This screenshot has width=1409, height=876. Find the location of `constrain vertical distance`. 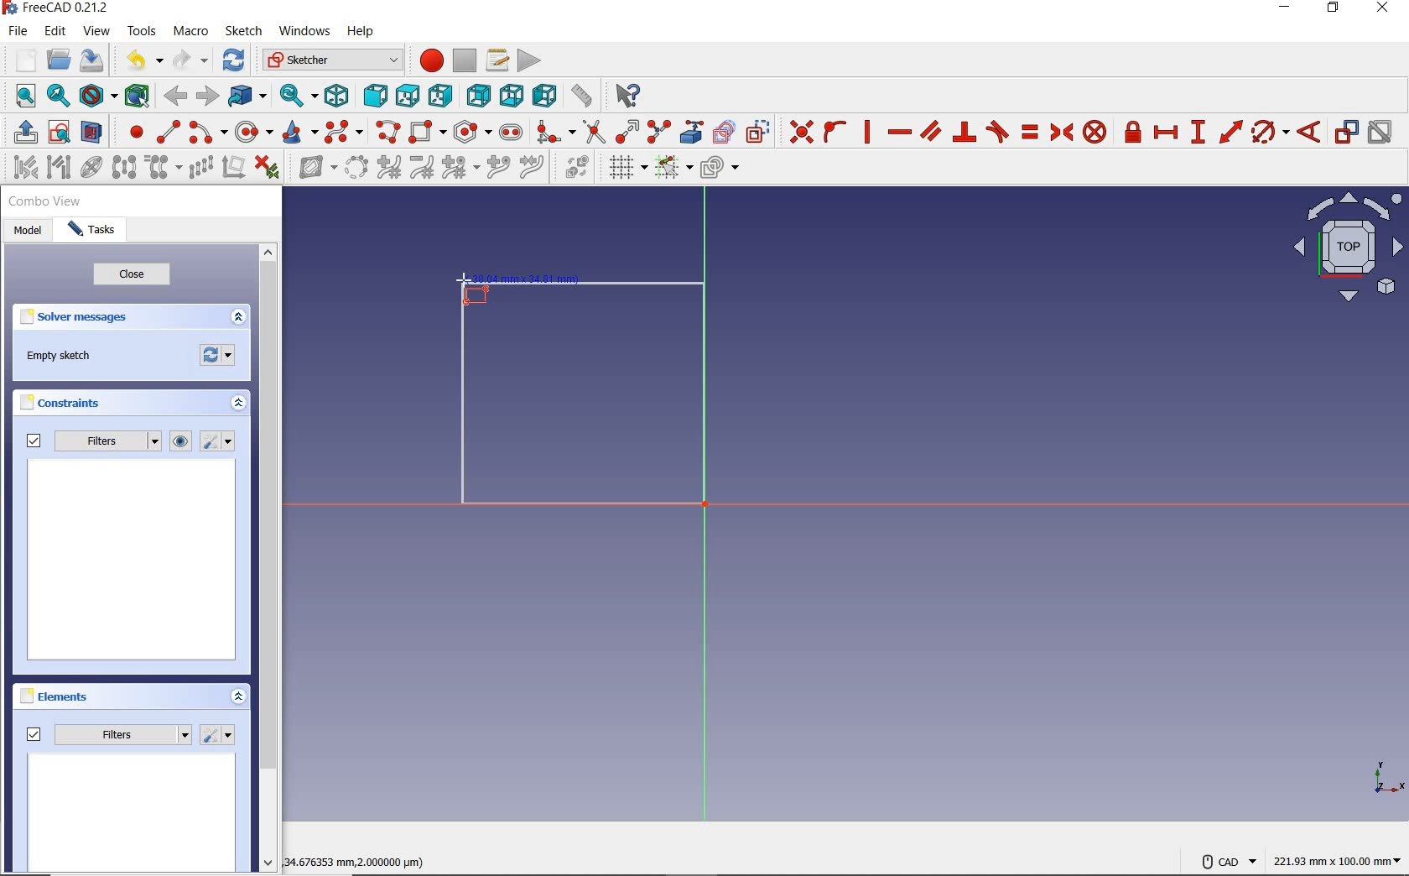

constrain vertical distance is located at coordinates (1198, 132).